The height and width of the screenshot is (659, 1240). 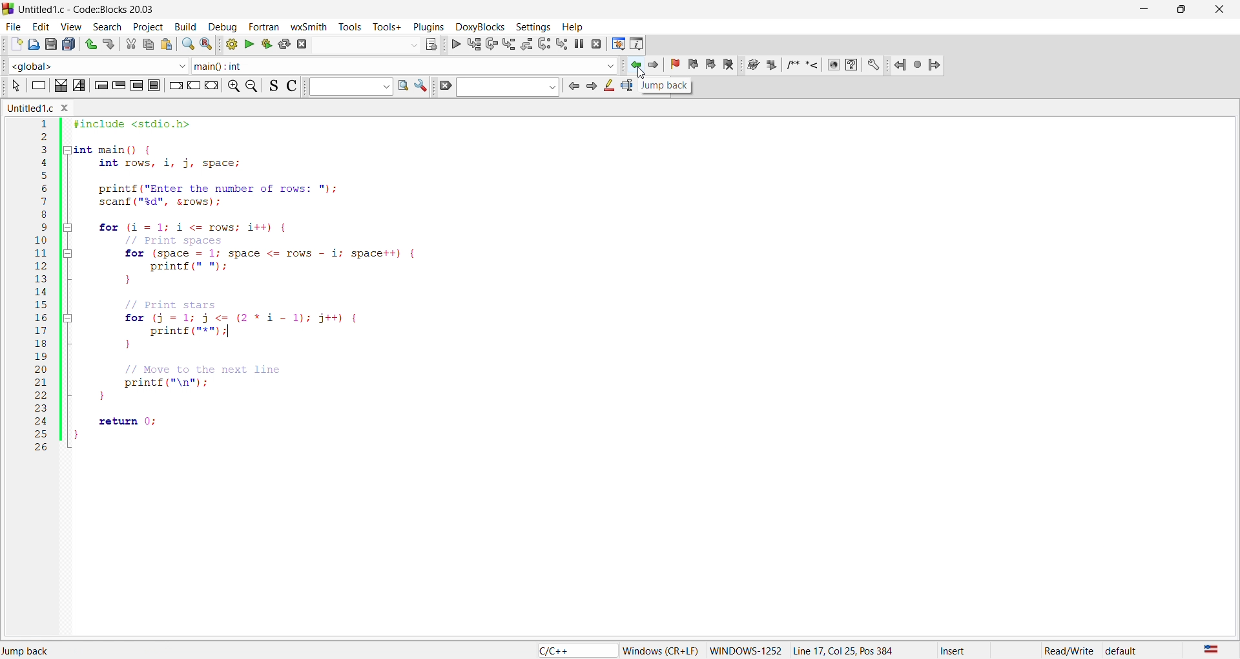 I want to click on docxy blocks, so click(x=808, y=63).